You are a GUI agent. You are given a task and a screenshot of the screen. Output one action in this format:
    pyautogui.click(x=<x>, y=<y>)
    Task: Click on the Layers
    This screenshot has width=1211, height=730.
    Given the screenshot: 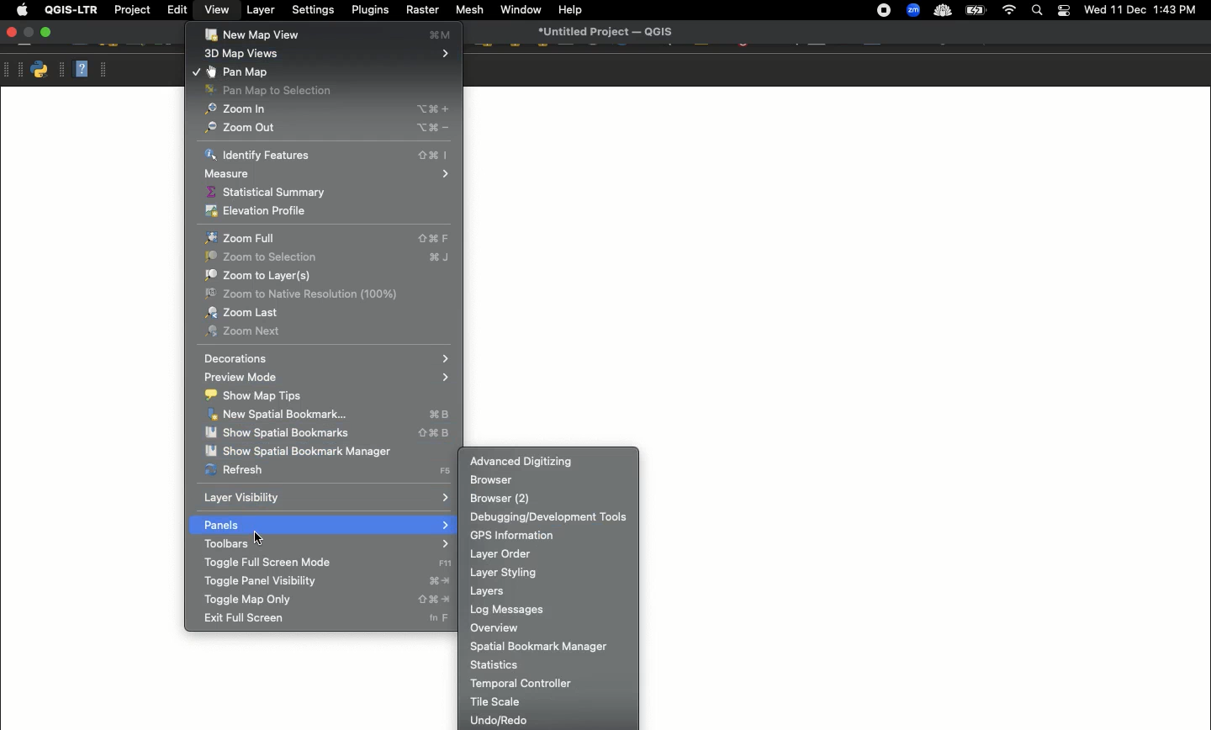 What is the action you would take?
    pyautogui.click(x=547, y=590)
    